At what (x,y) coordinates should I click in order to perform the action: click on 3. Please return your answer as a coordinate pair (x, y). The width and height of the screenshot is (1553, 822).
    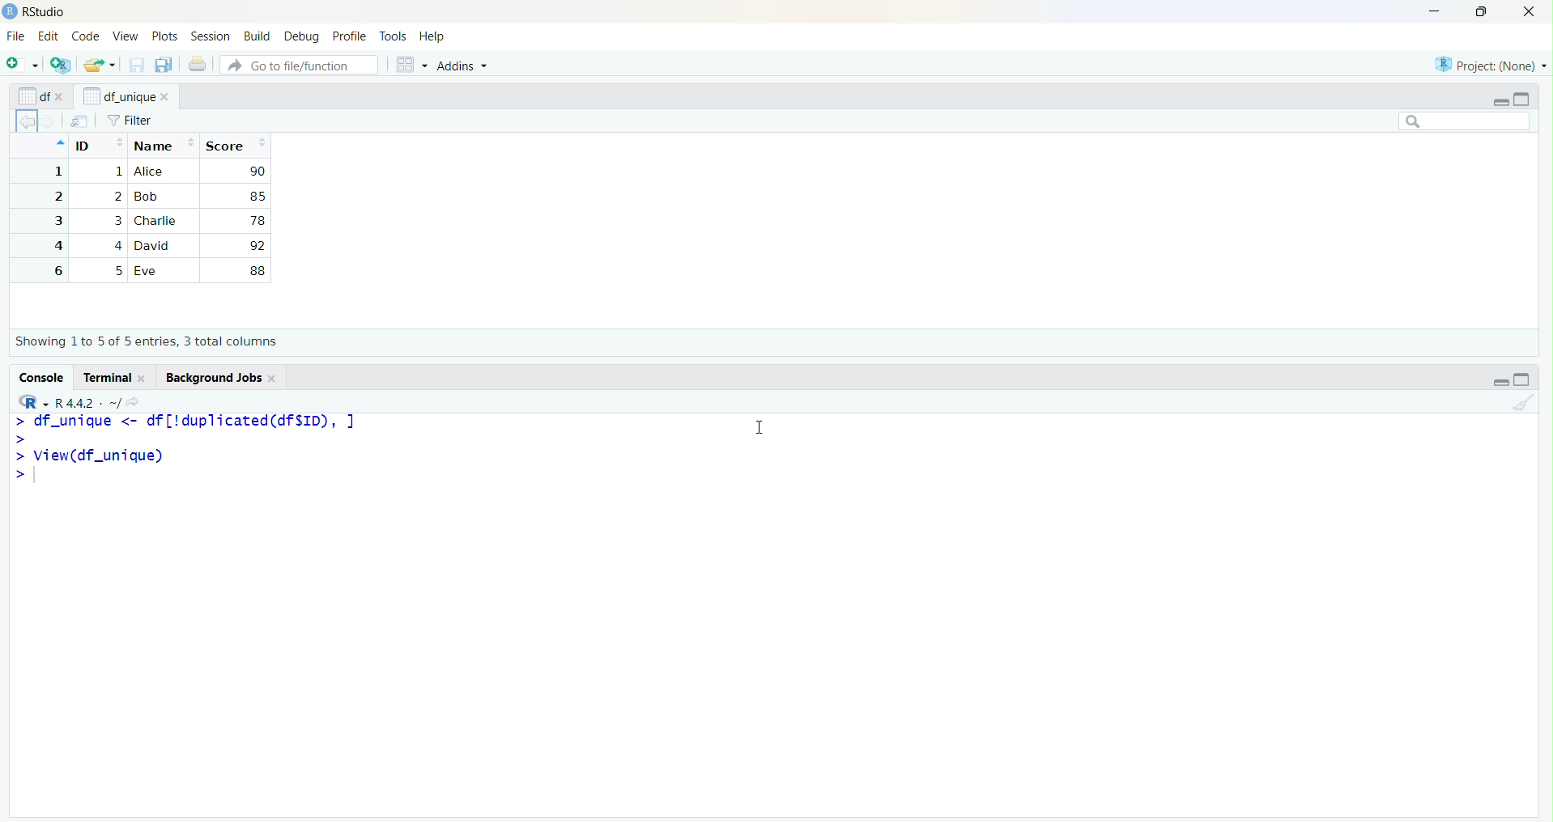
    Looking at the image, I should click on (115, 221).